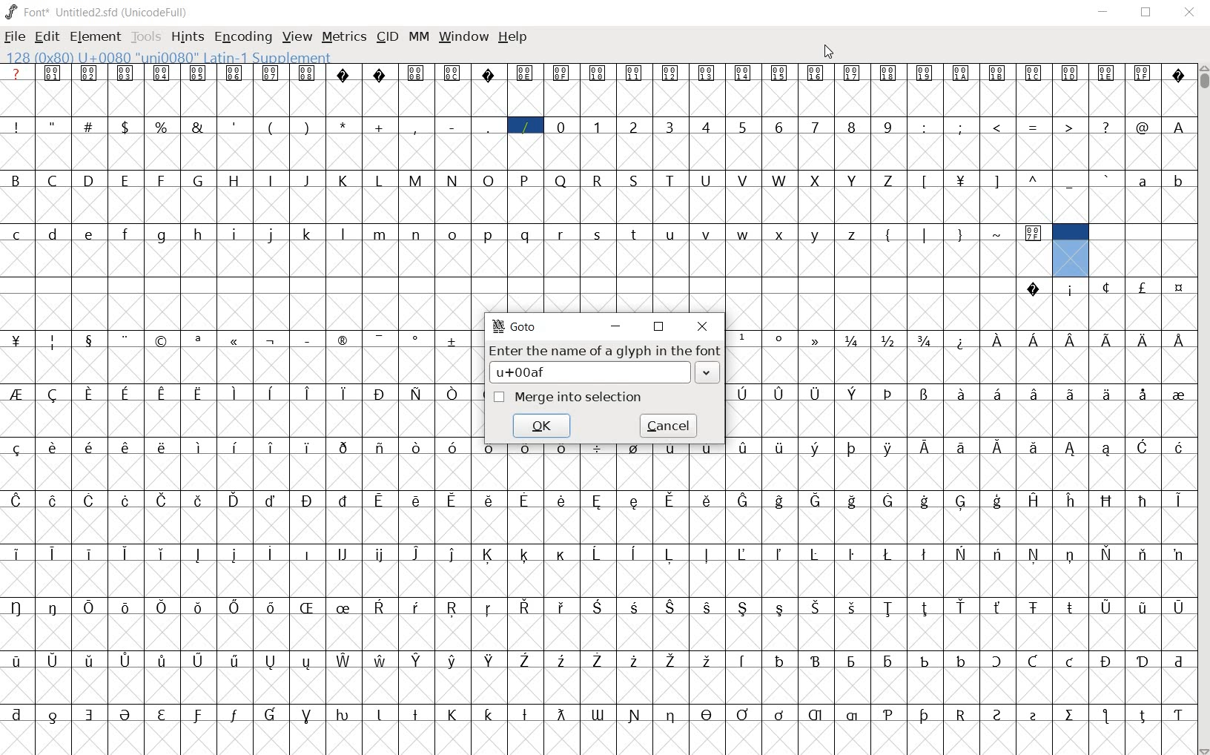  What do you see at coordinates (307, 713) in the screenshot?
I see `Symbol` at bounding box center [307, 713].